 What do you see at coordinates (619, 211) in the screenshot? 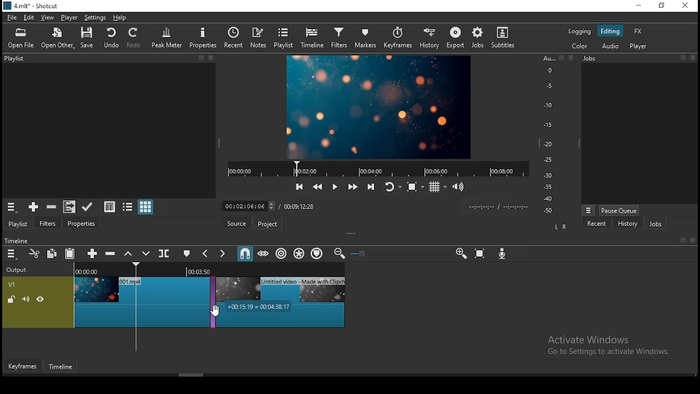
I see `pause queue` at bounding box center [619, 211].